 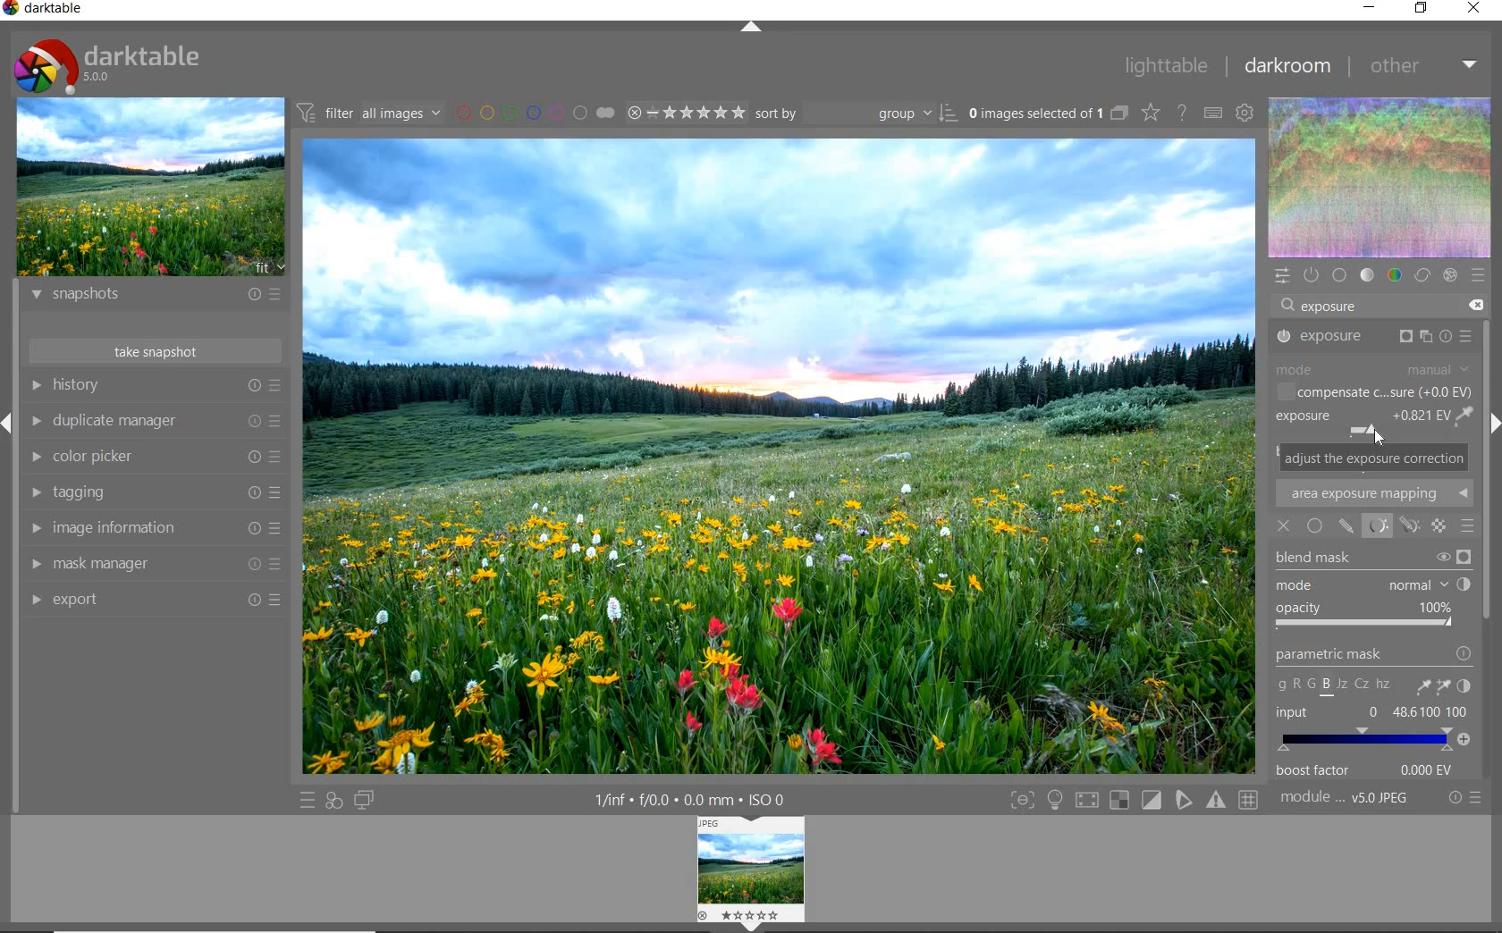 What do you see at coordinates (1373, 729) in the screenshot?
I see `Input` at bounding box center [1373, 729].